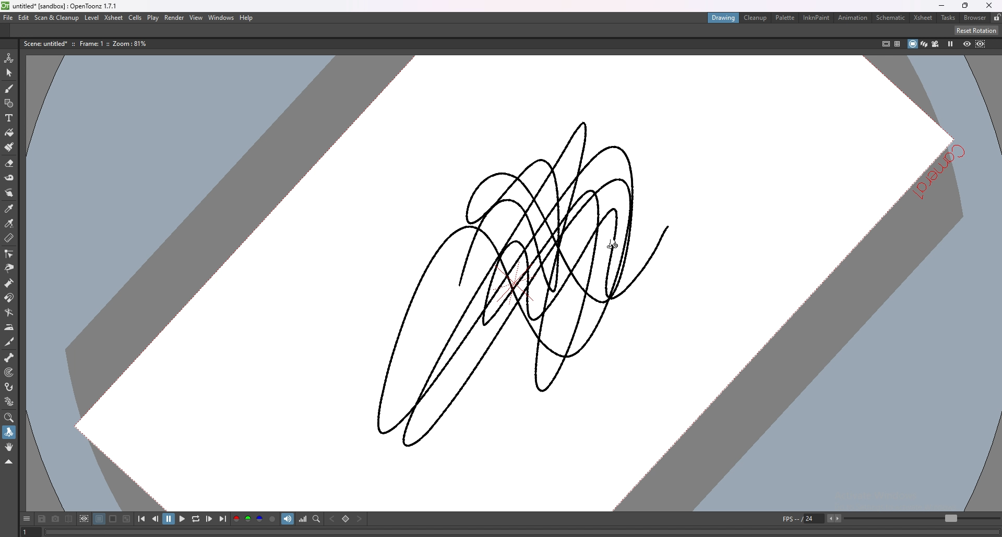 The width and height of the screenshot is (1002, 537). What do you see at coordinates (85, 519) in the screenshot?
I see `define sub camera` at bounding box center [85, 519].